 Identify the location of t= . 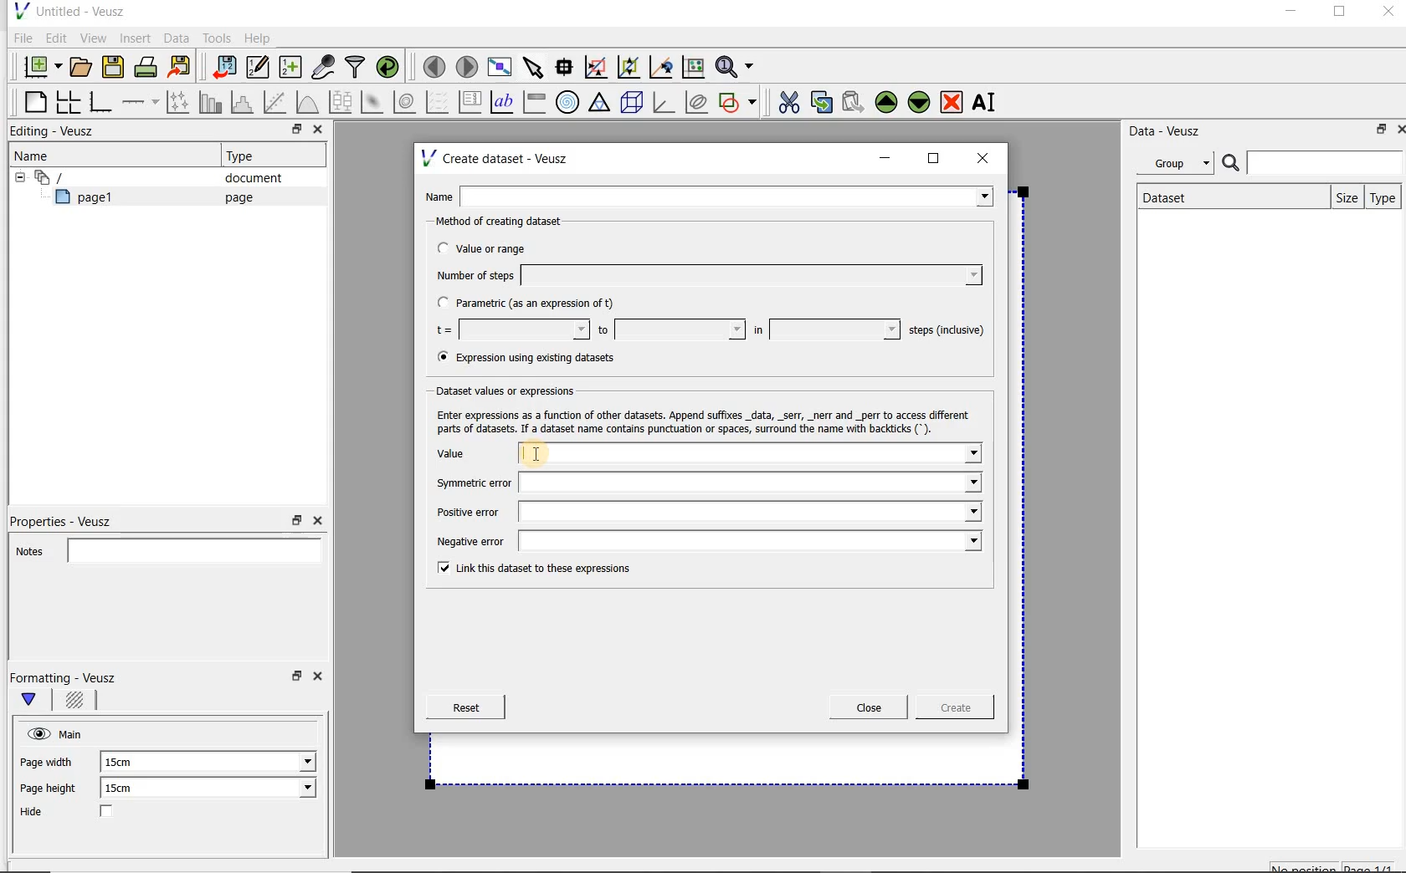
(509, 330).